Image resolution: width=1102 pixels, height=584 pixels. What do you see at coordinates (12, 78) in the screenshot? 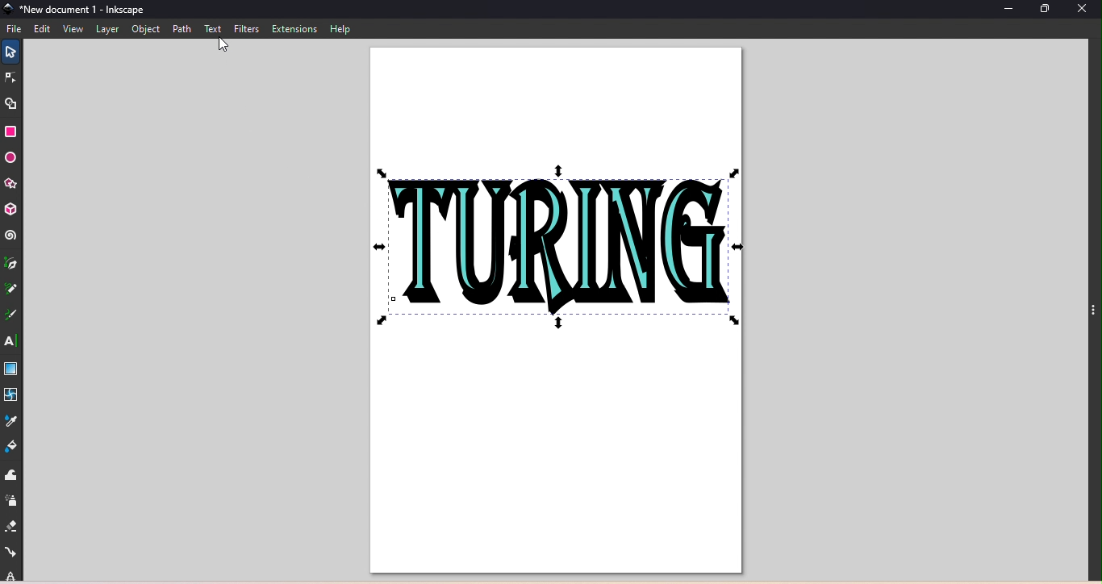
I see `Node tool` at bounding box center [12, 78].